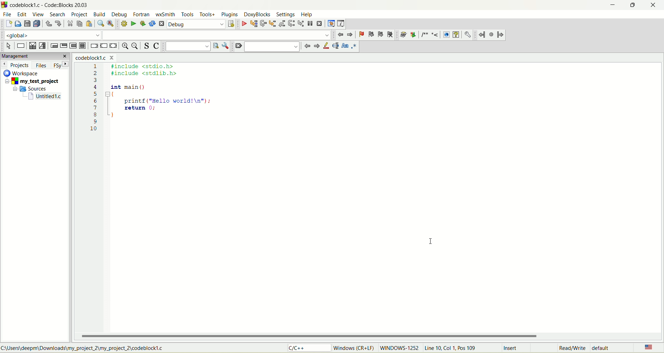 This screenshot has width=664, height=353. Describe the element at coordinates (187, 15) in the screenshot. I see `tools` at that location.